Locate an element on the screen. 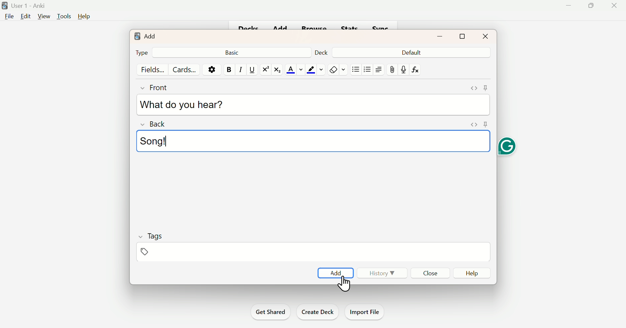 The width and height of the screenshot is (626, 328). Deck is located at coordinates (320, 53).